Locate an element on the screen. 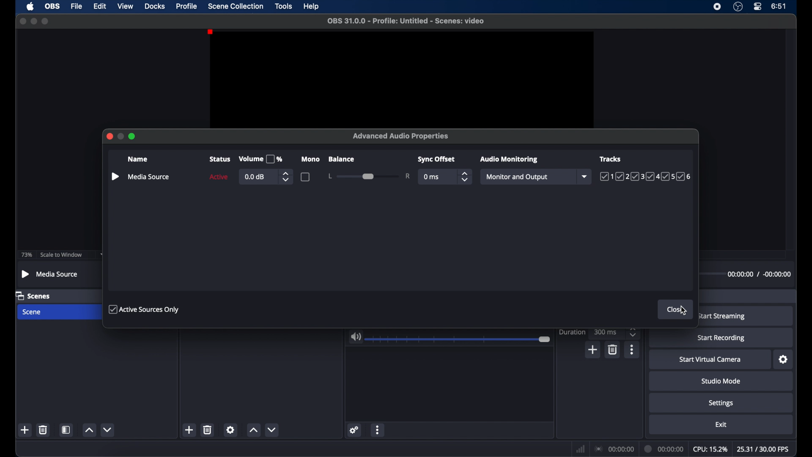 This screenshot has height=457, width=812. settings is located at coordinates (784, 360).